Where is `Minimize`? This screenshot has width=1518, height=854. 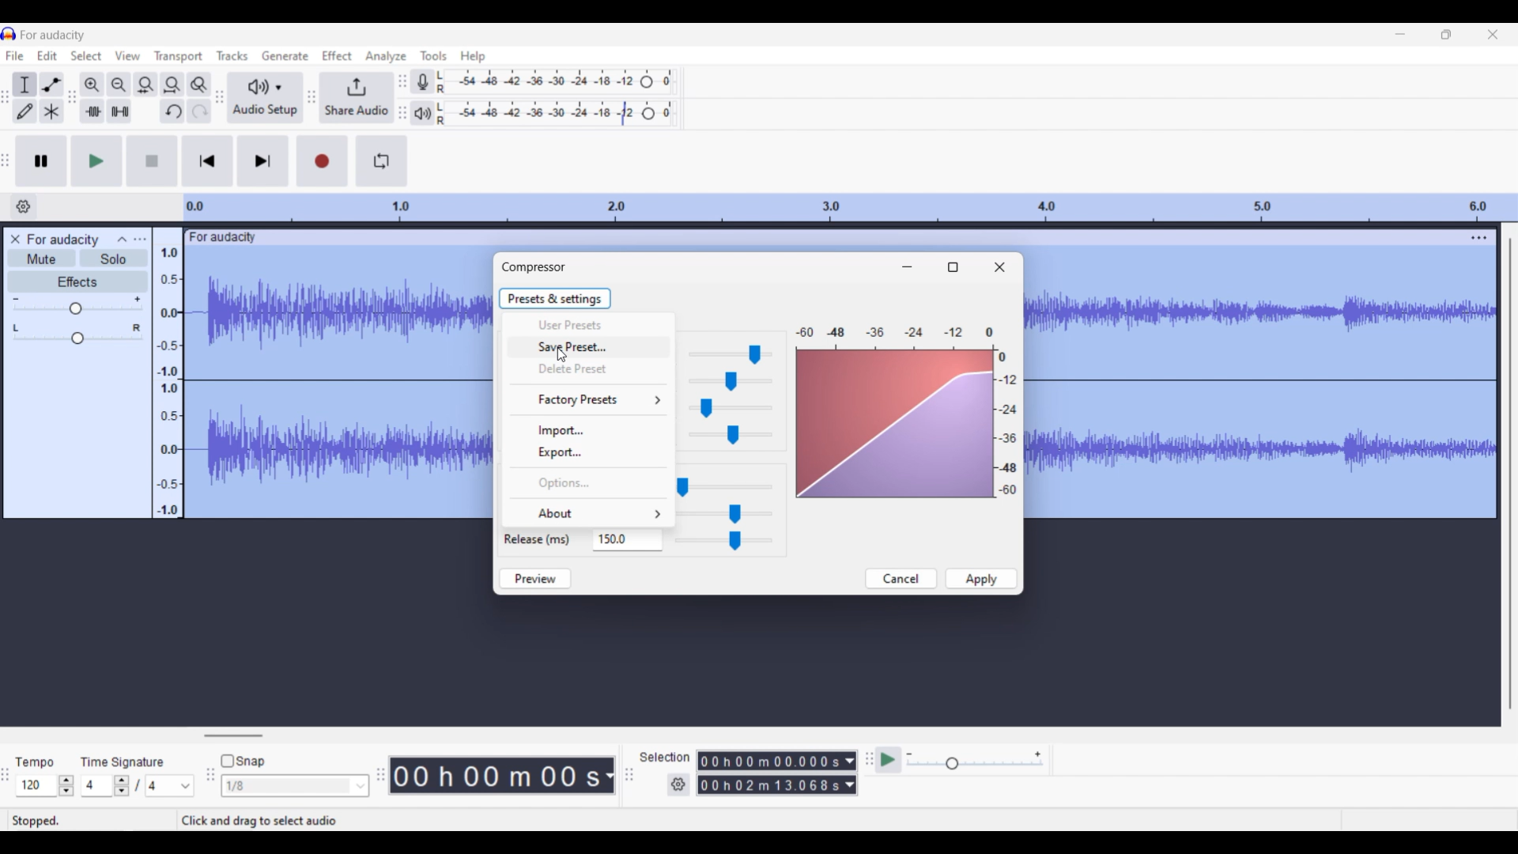 Minimize is located at coordinates (907, 266).